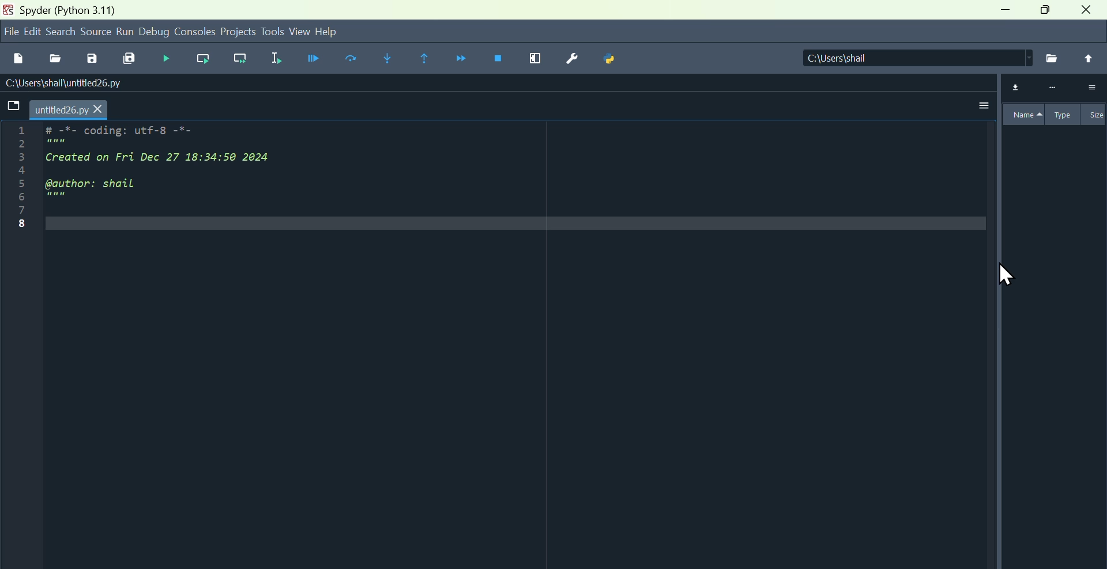  Describe the element at coordinates (12, 107) in the screenshot. I see `Folders` at that location.